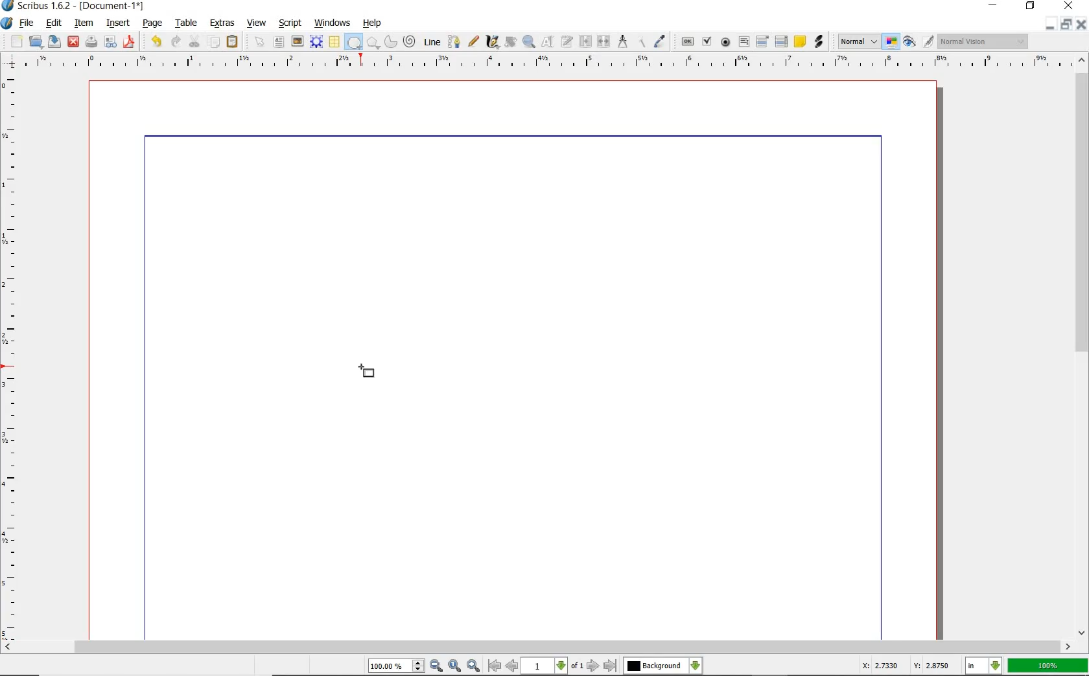 This screenshot has width=1089, height=676. I want to click on LINE, so click(433, 42).